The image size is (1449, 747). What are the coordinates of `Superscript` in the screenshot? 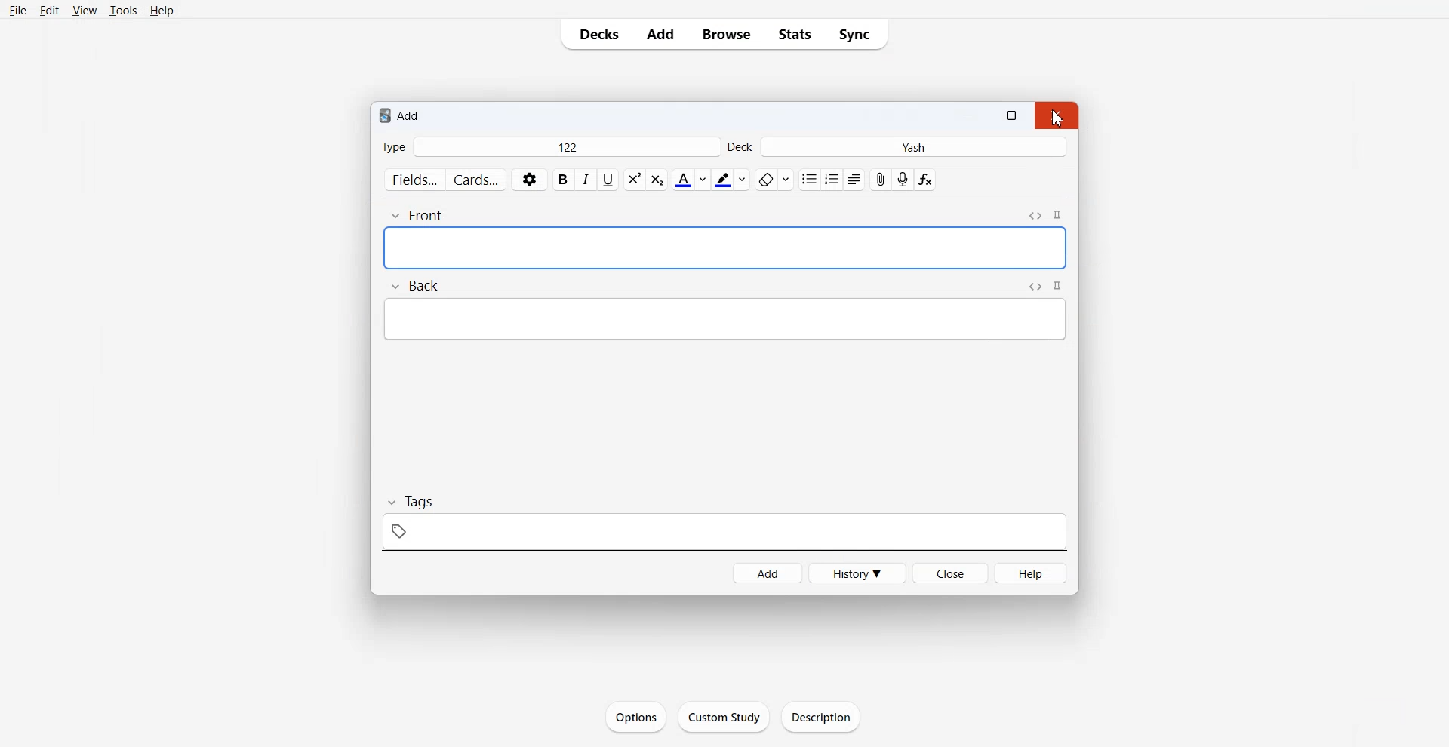 It's located at (658, 180).